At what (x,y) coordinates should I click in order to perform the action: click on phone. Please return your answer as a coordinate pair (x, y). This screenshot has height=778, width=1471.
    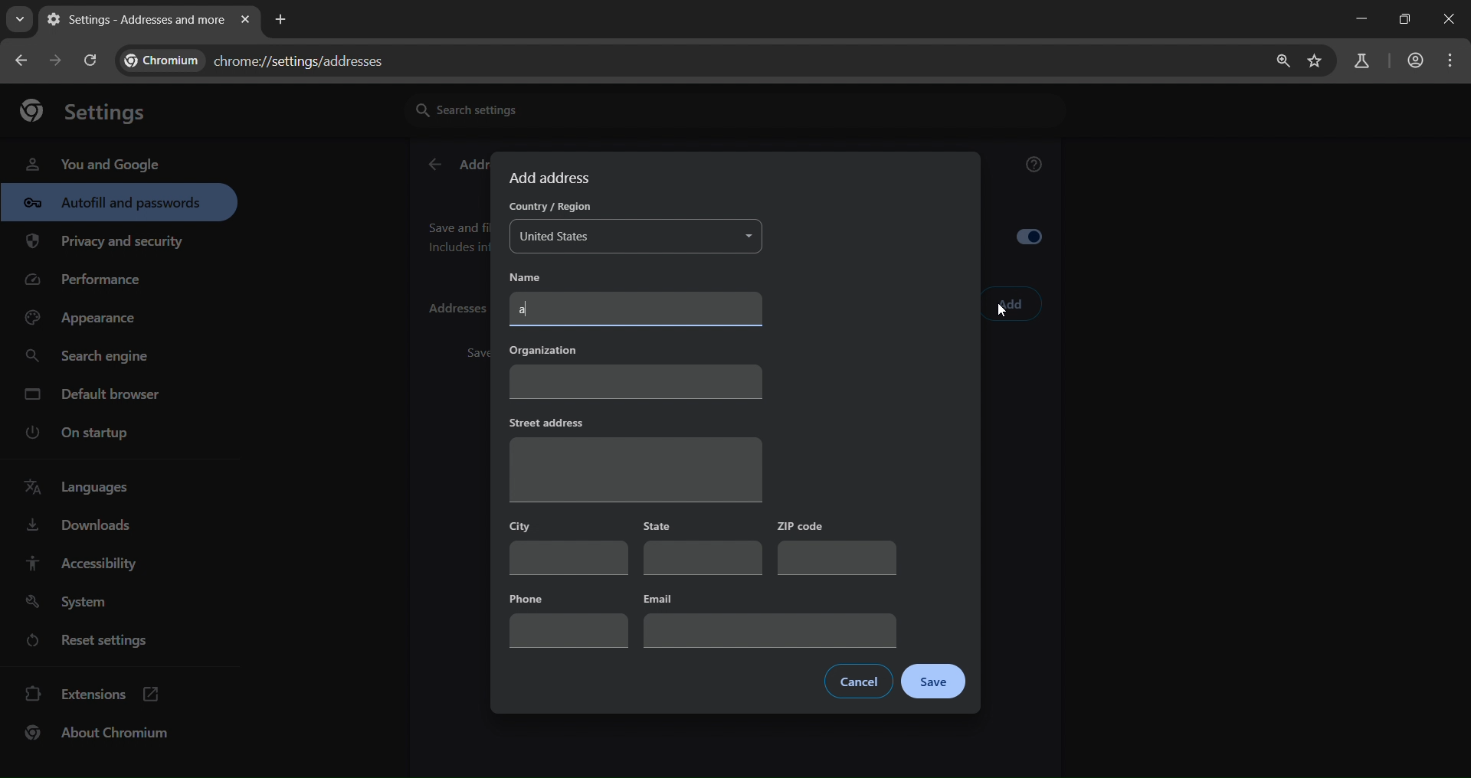
    Looking at the image, I should click on (567, 617).